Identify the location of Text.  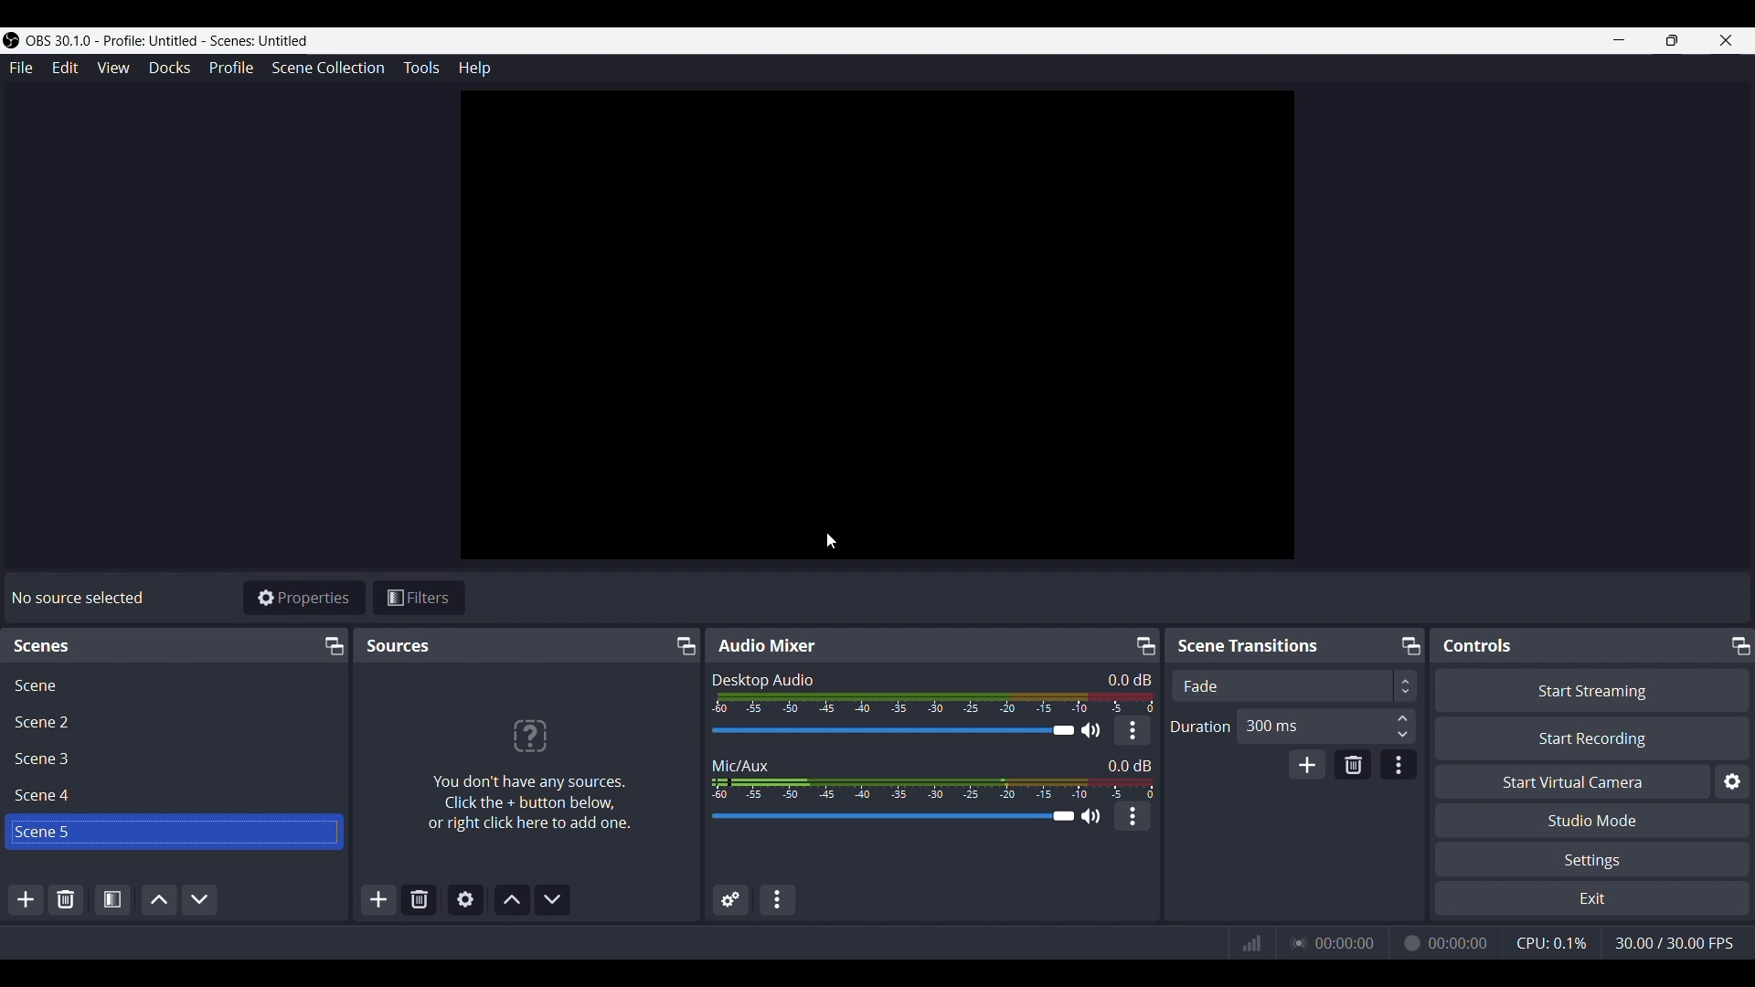
(1129, 678).